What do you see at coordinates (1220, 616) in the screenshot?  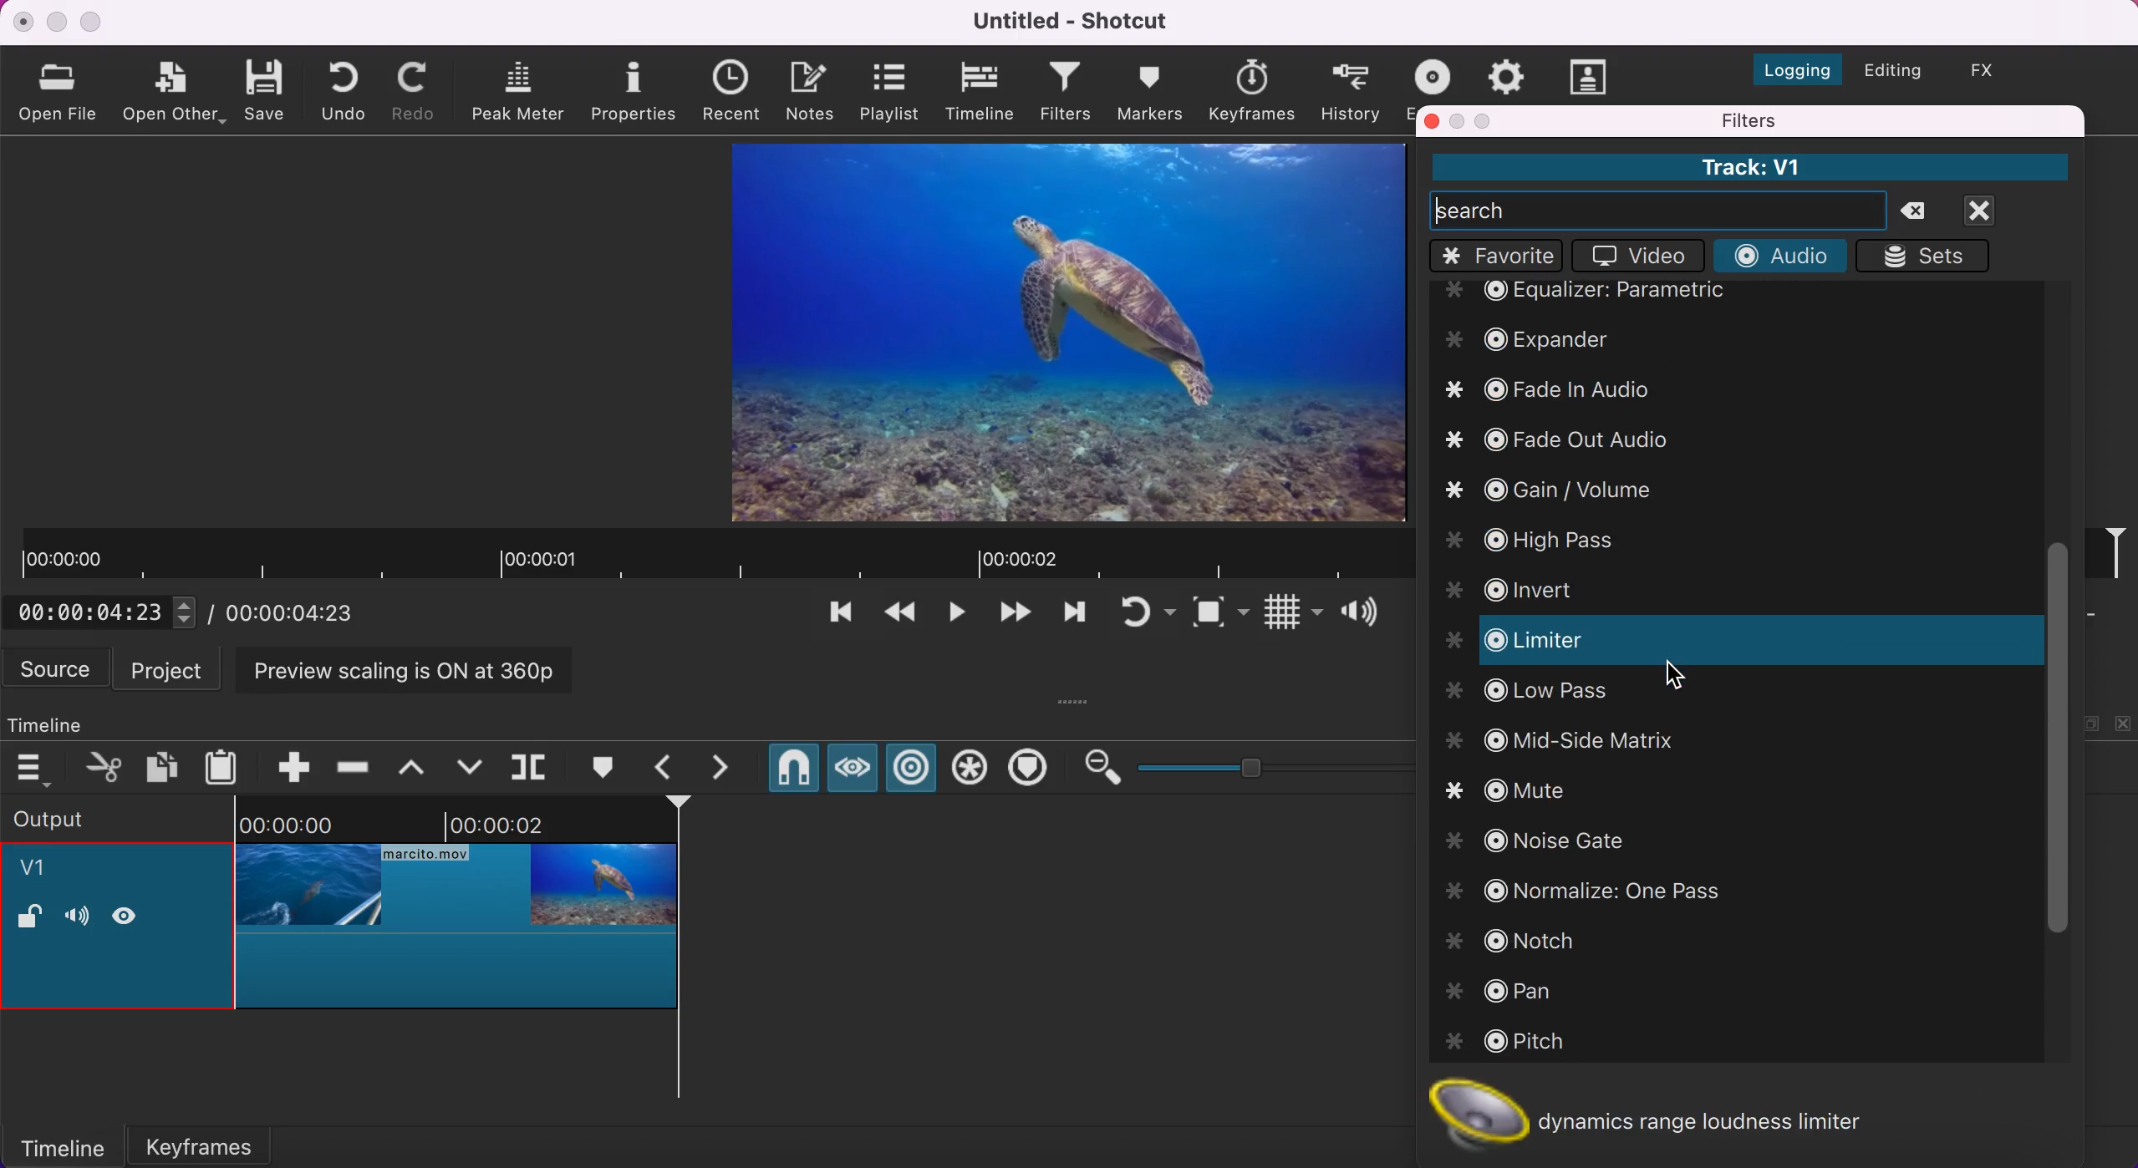 I see `toggle zoom` at bounding box center [1220, 616].